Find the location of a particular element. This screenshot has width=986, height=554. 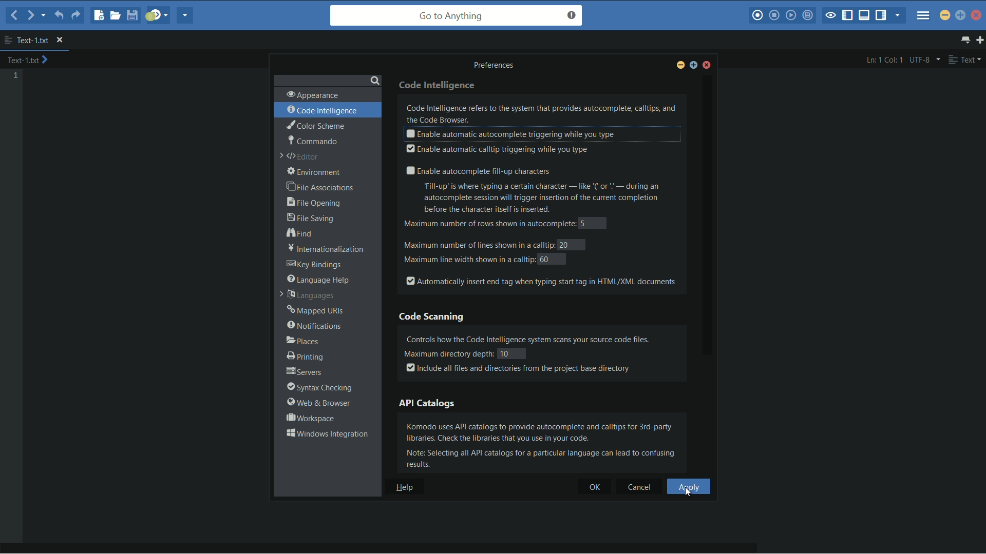

maximize is located at coordinates (960, 15).